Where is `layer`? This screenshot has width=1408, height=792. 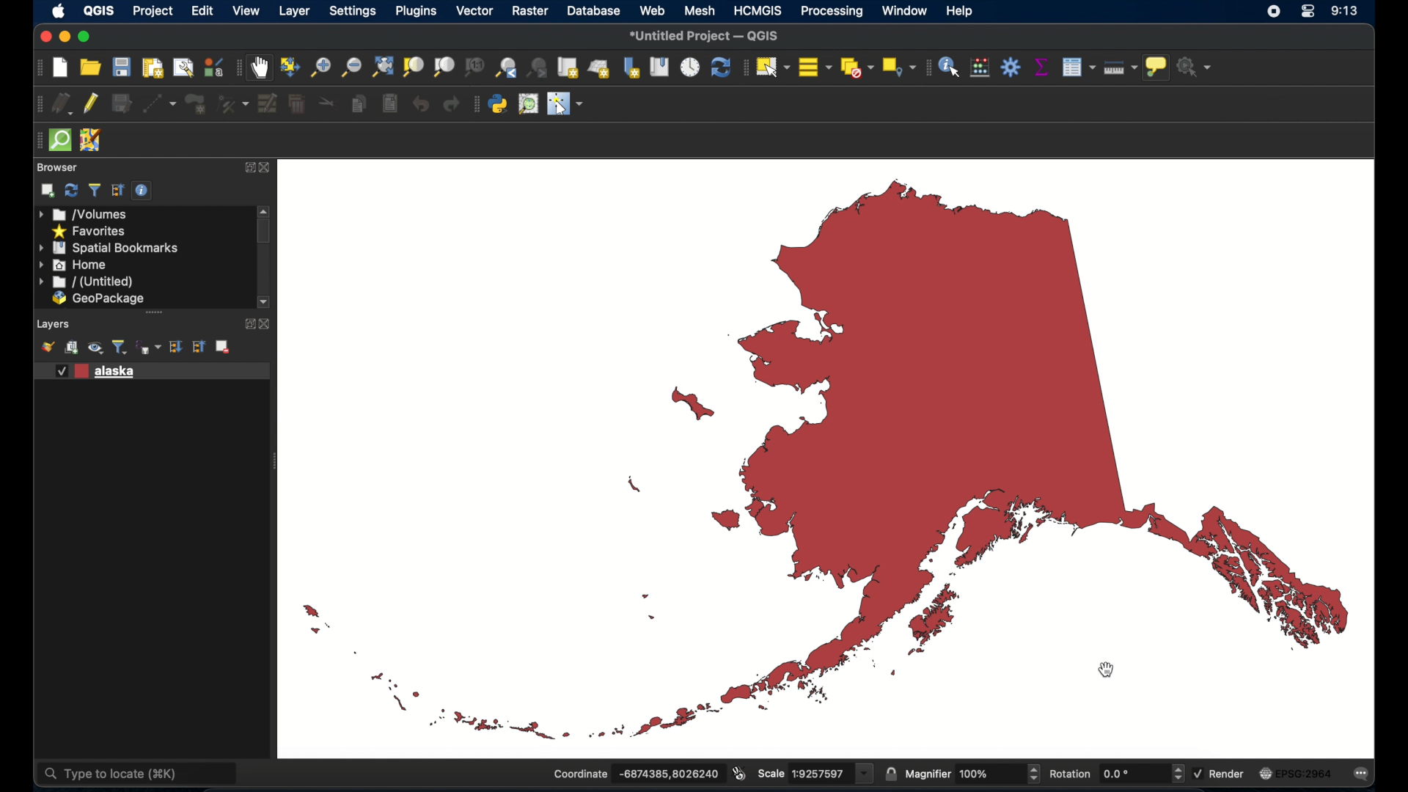 layer is located at coordinates (292, 10).